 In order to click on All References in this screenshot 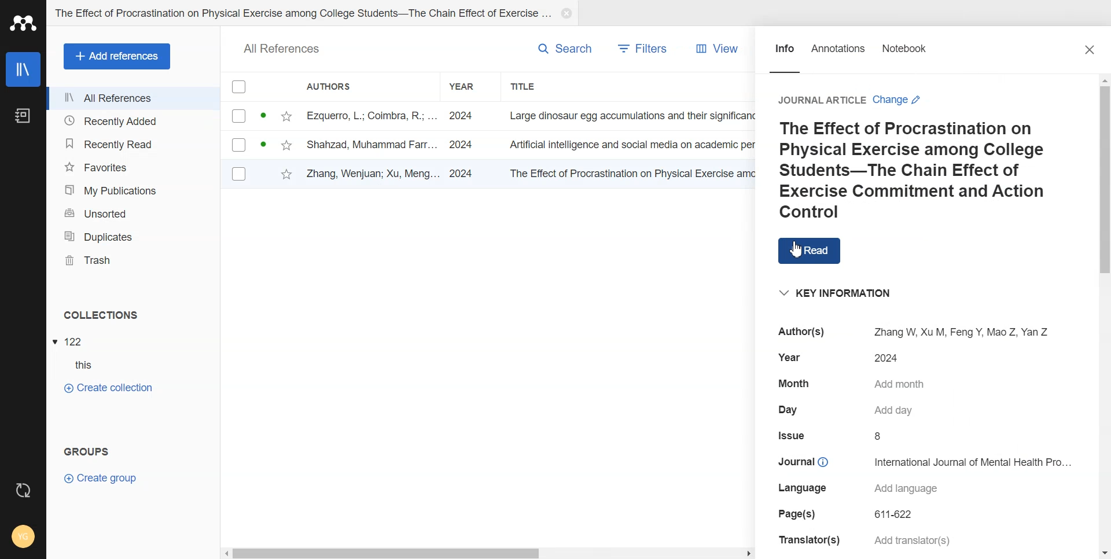, I will do `click(286, 47)`.